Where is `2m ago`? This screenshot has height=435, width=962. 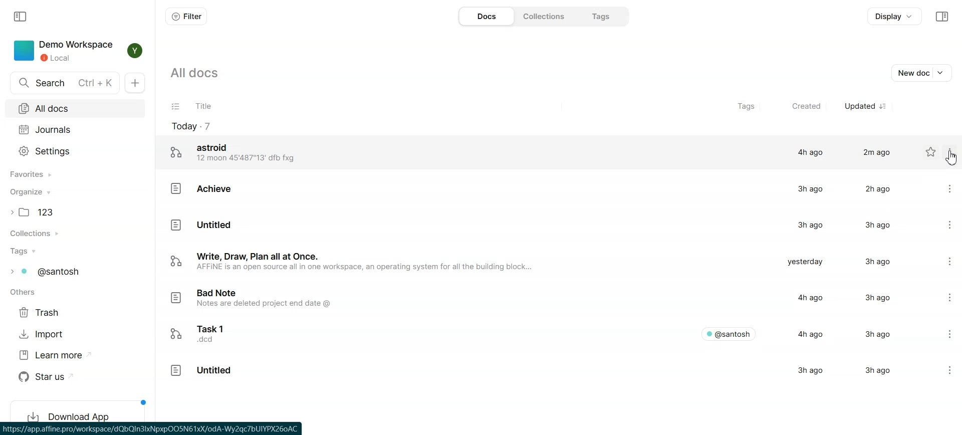
2m ago is located at coordinates (877, 153).